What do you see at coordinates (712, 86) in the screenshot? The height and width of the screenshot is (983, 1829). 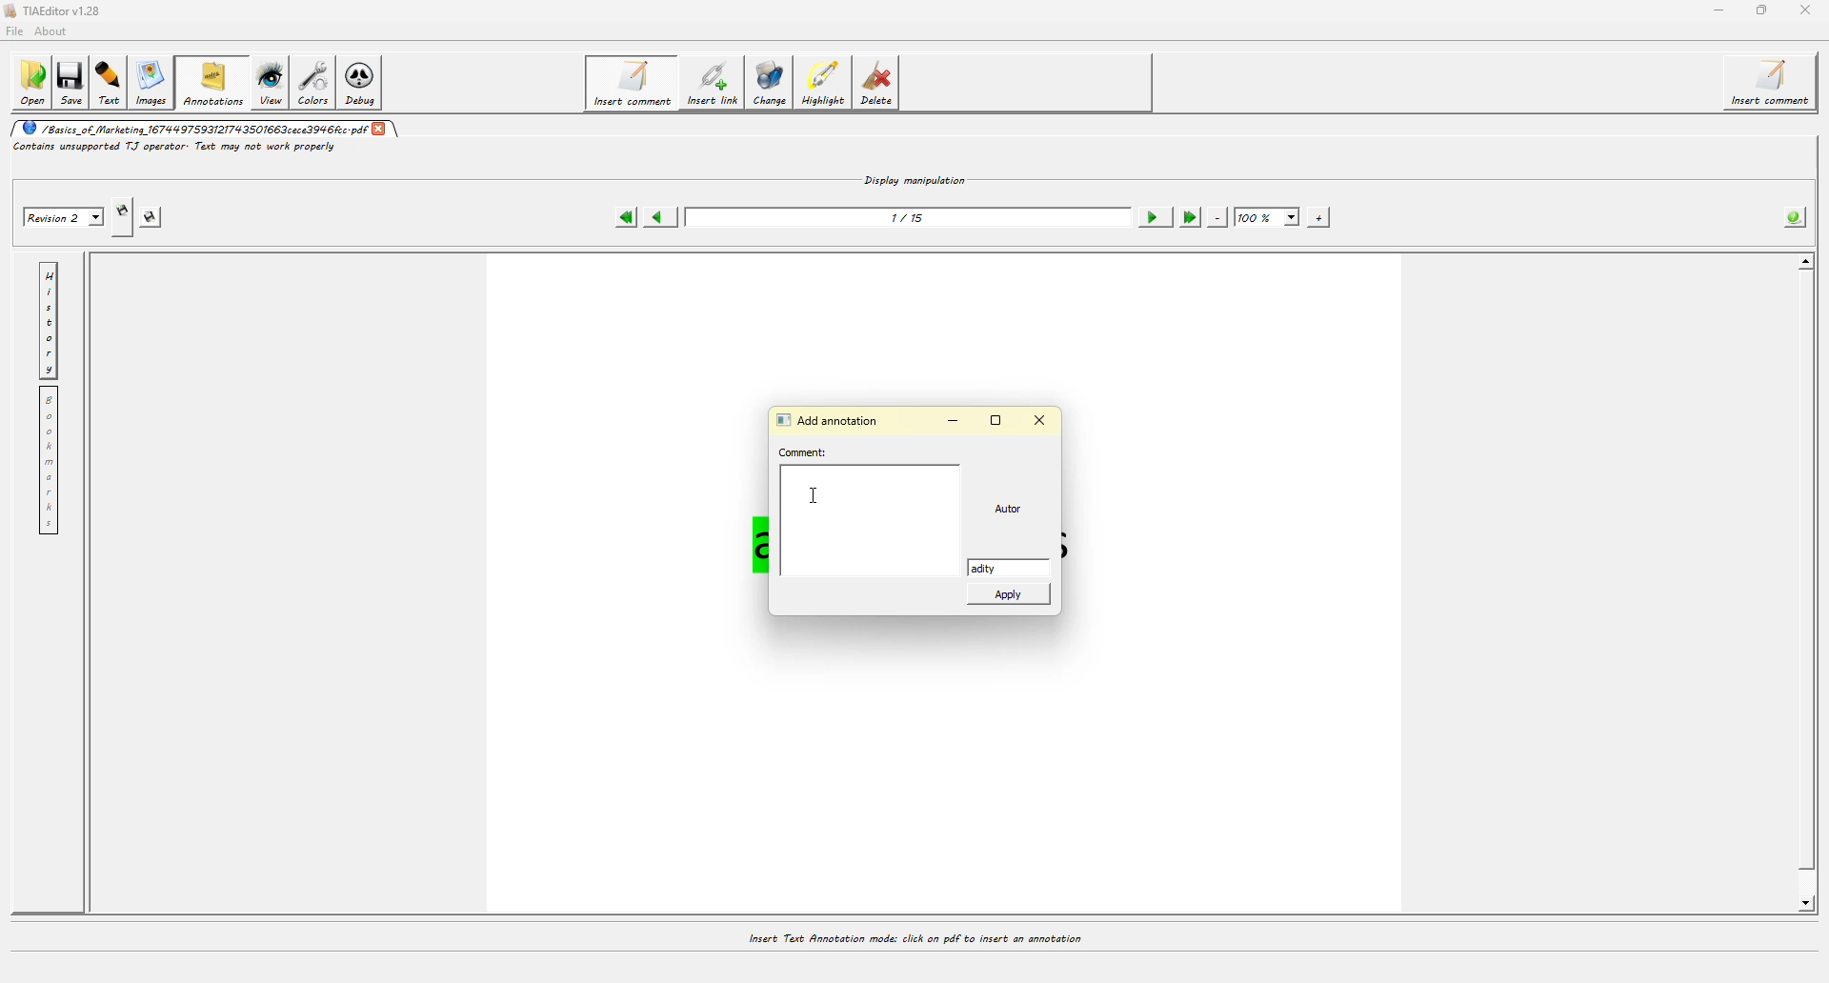 I see `insert link` at bounding box center [712, 86].